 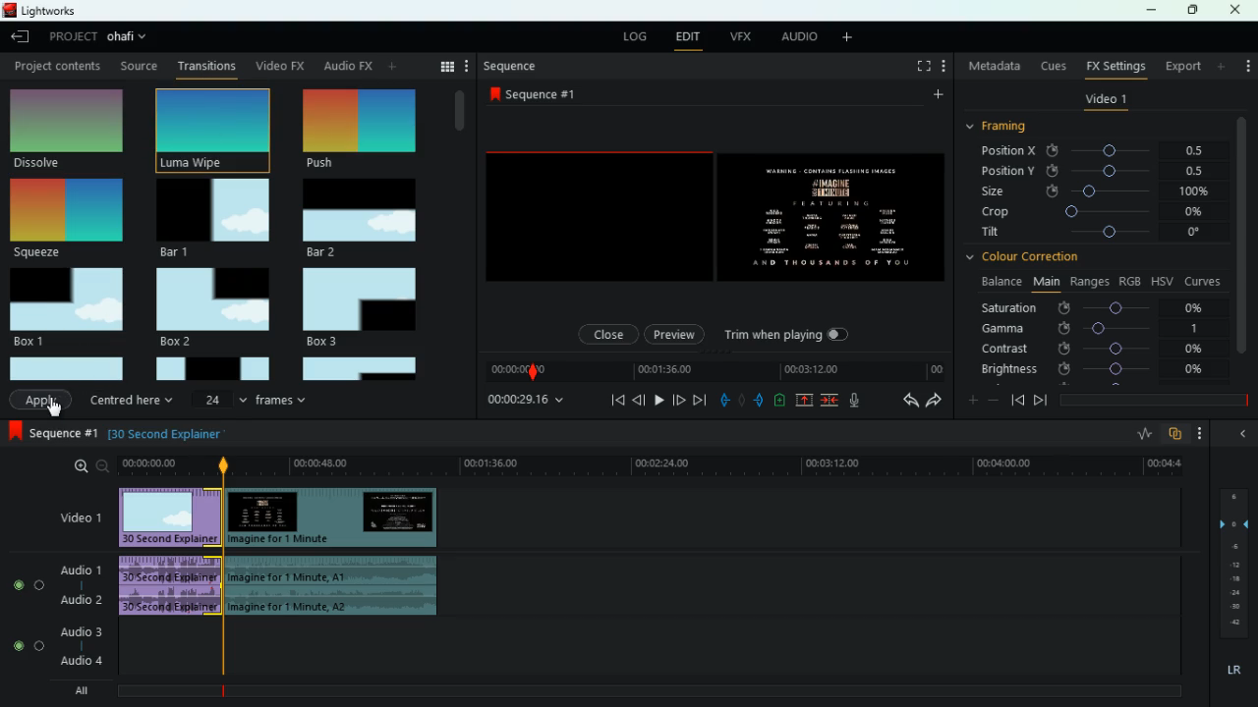 What do you see at coordinates (674, 332) in the screenshot?
I see `preview` at bounding box center [674, 332].